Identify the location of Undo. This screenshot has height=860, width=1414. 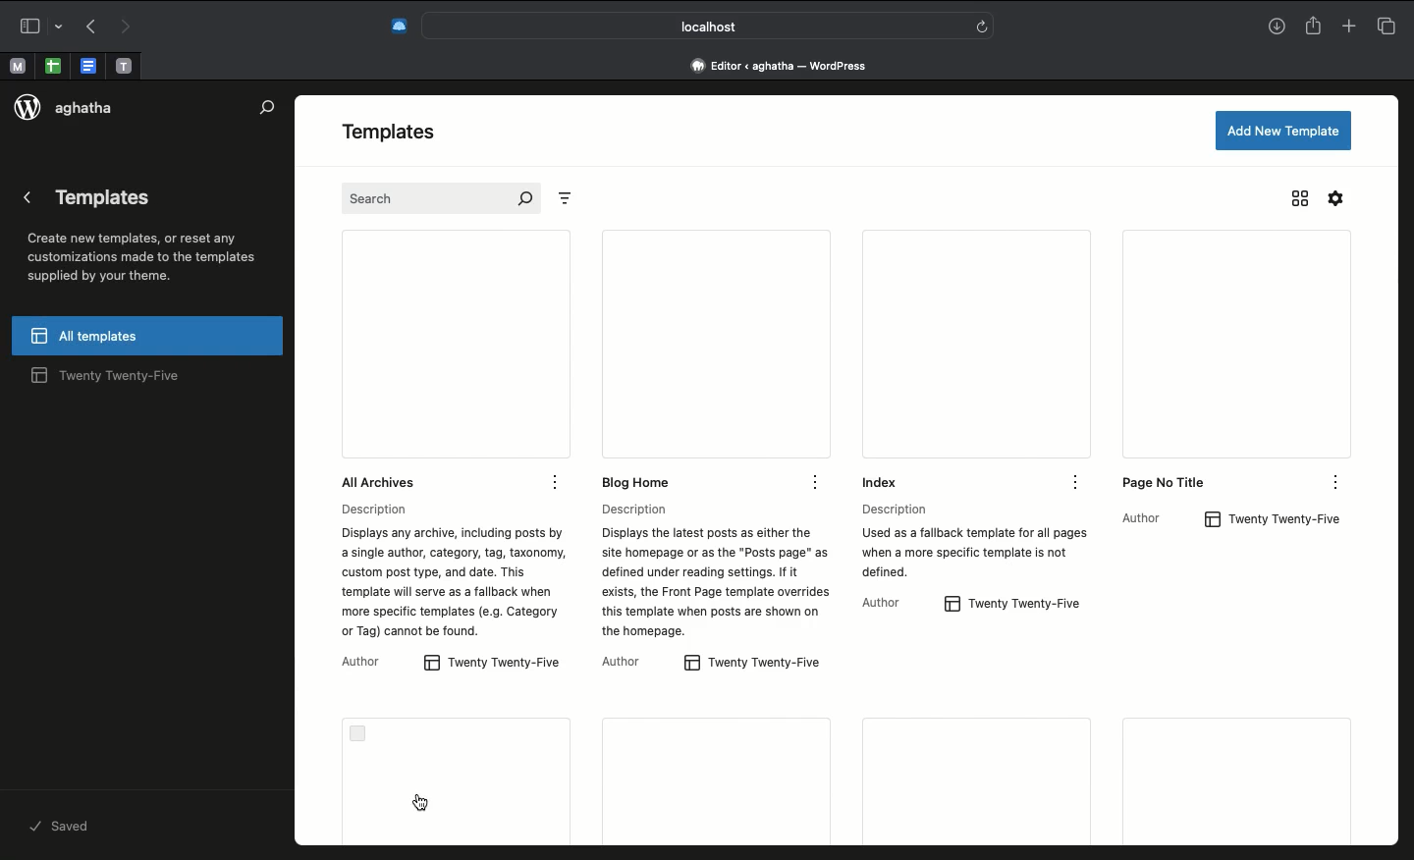
(91, 26).